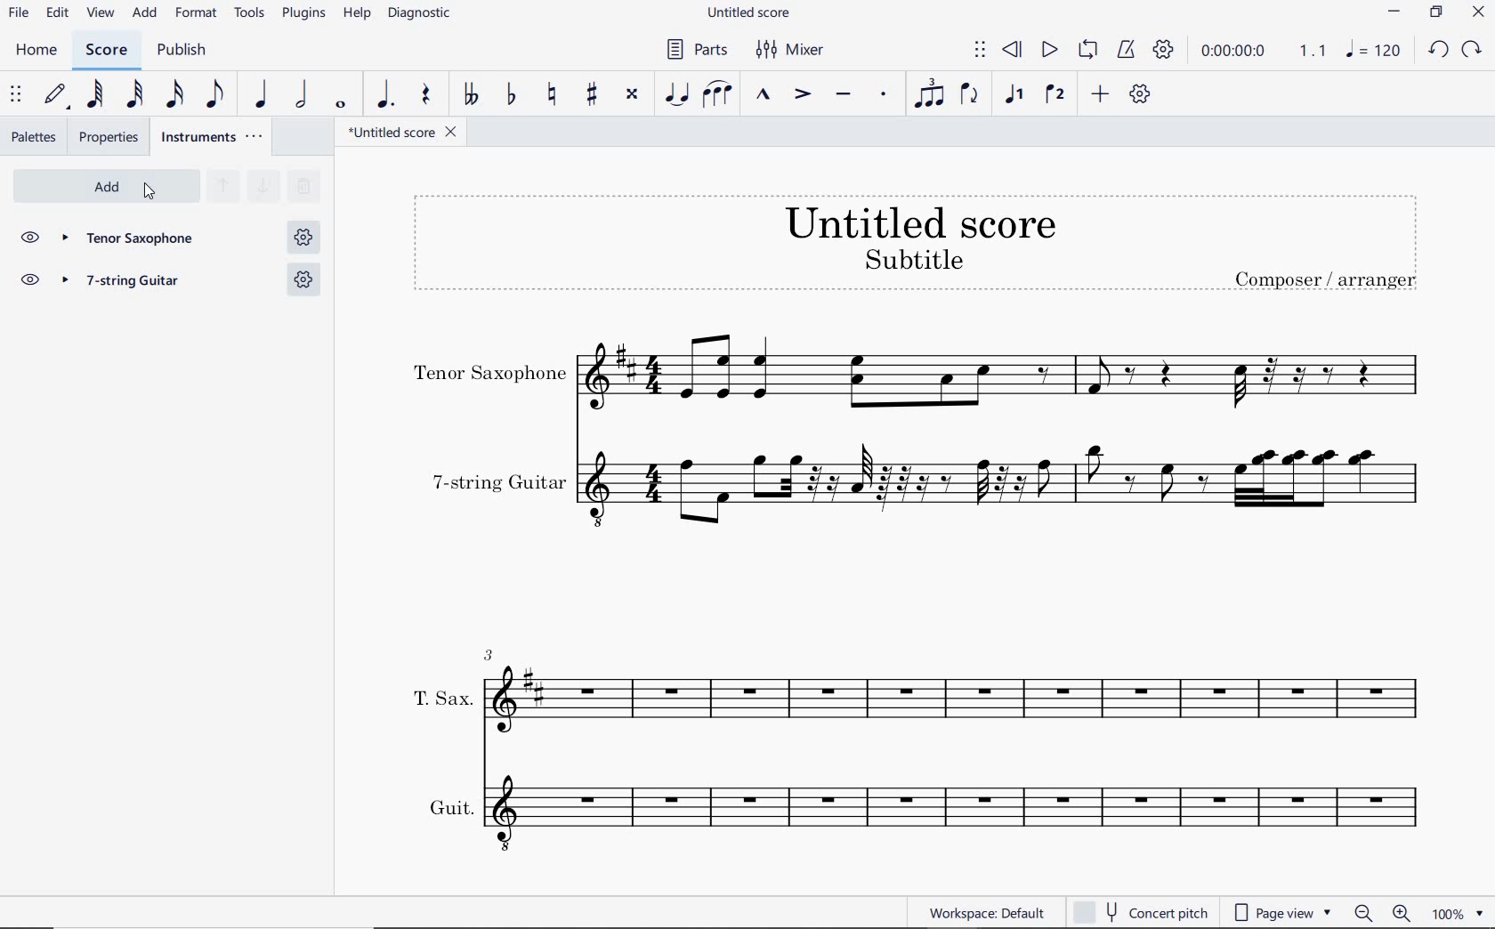 This screenshot has height=929, width=1495. Describe the element at coordinates (1384, 913) in the screenshot. I see `ZOOM OUT OR ZOOM IN` at that location.